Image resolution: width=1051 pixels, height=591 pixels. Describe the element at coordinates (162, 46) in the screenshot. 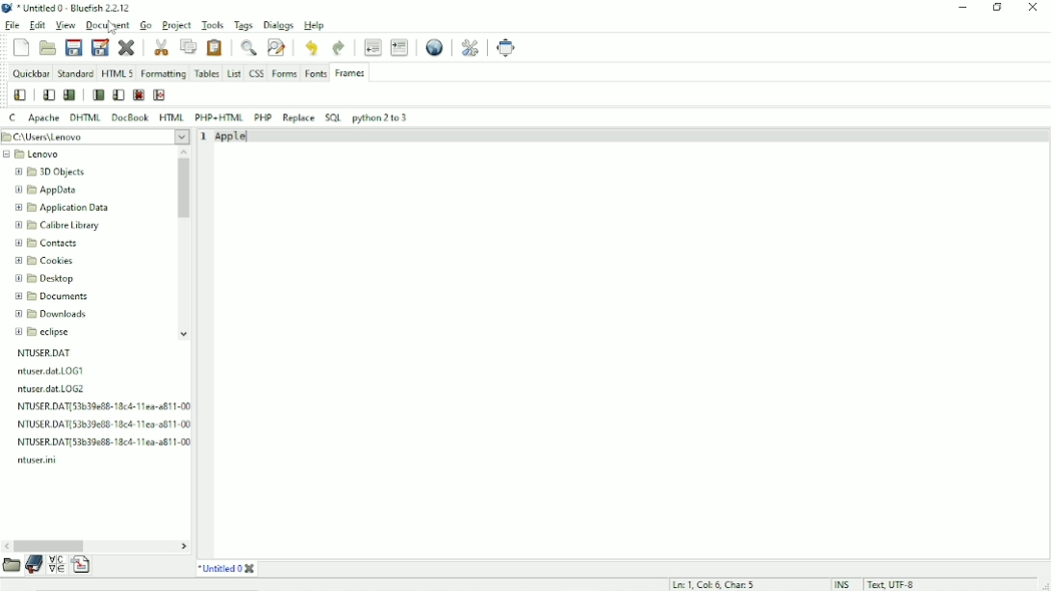

I see `Cut` at that location.